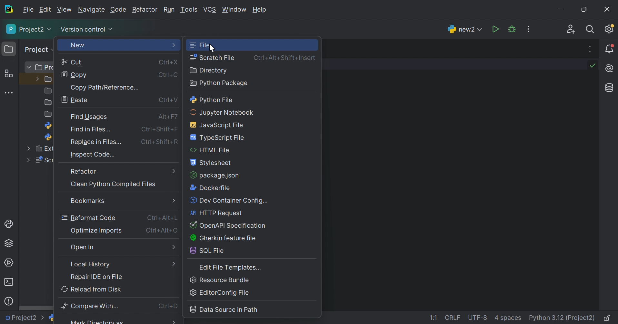 This screenshot has width=618, height=324. Describe the element at coordinates (583, 10) in the screenshot. I see `Restore down` at that location.